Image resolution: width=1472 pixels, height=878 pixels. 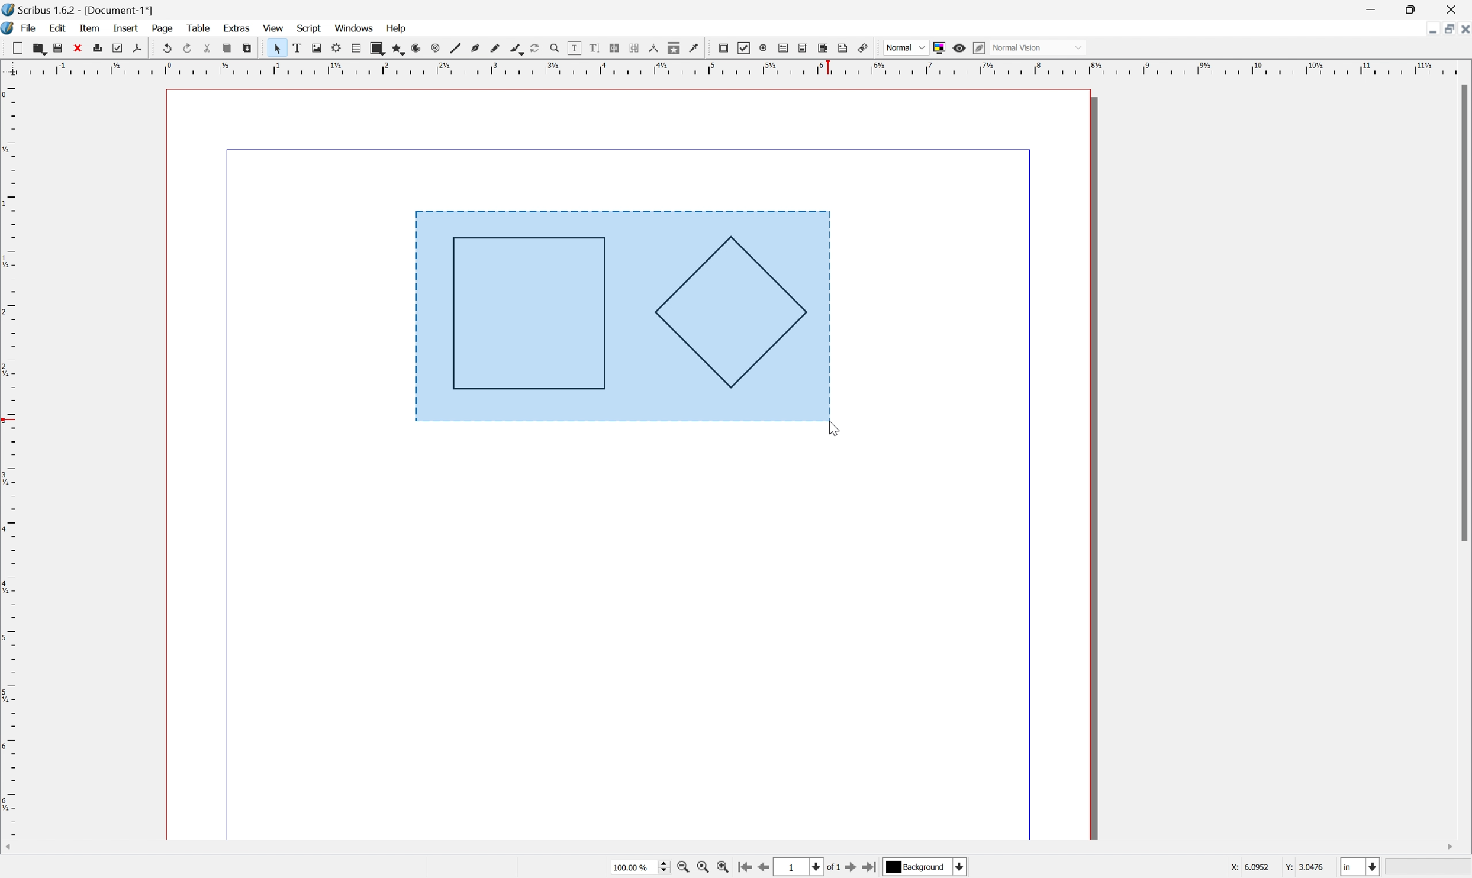 What do you see at coordinates (806, 869) in the screenshot?
I see `Select current page` at bounding box center [806, 869].